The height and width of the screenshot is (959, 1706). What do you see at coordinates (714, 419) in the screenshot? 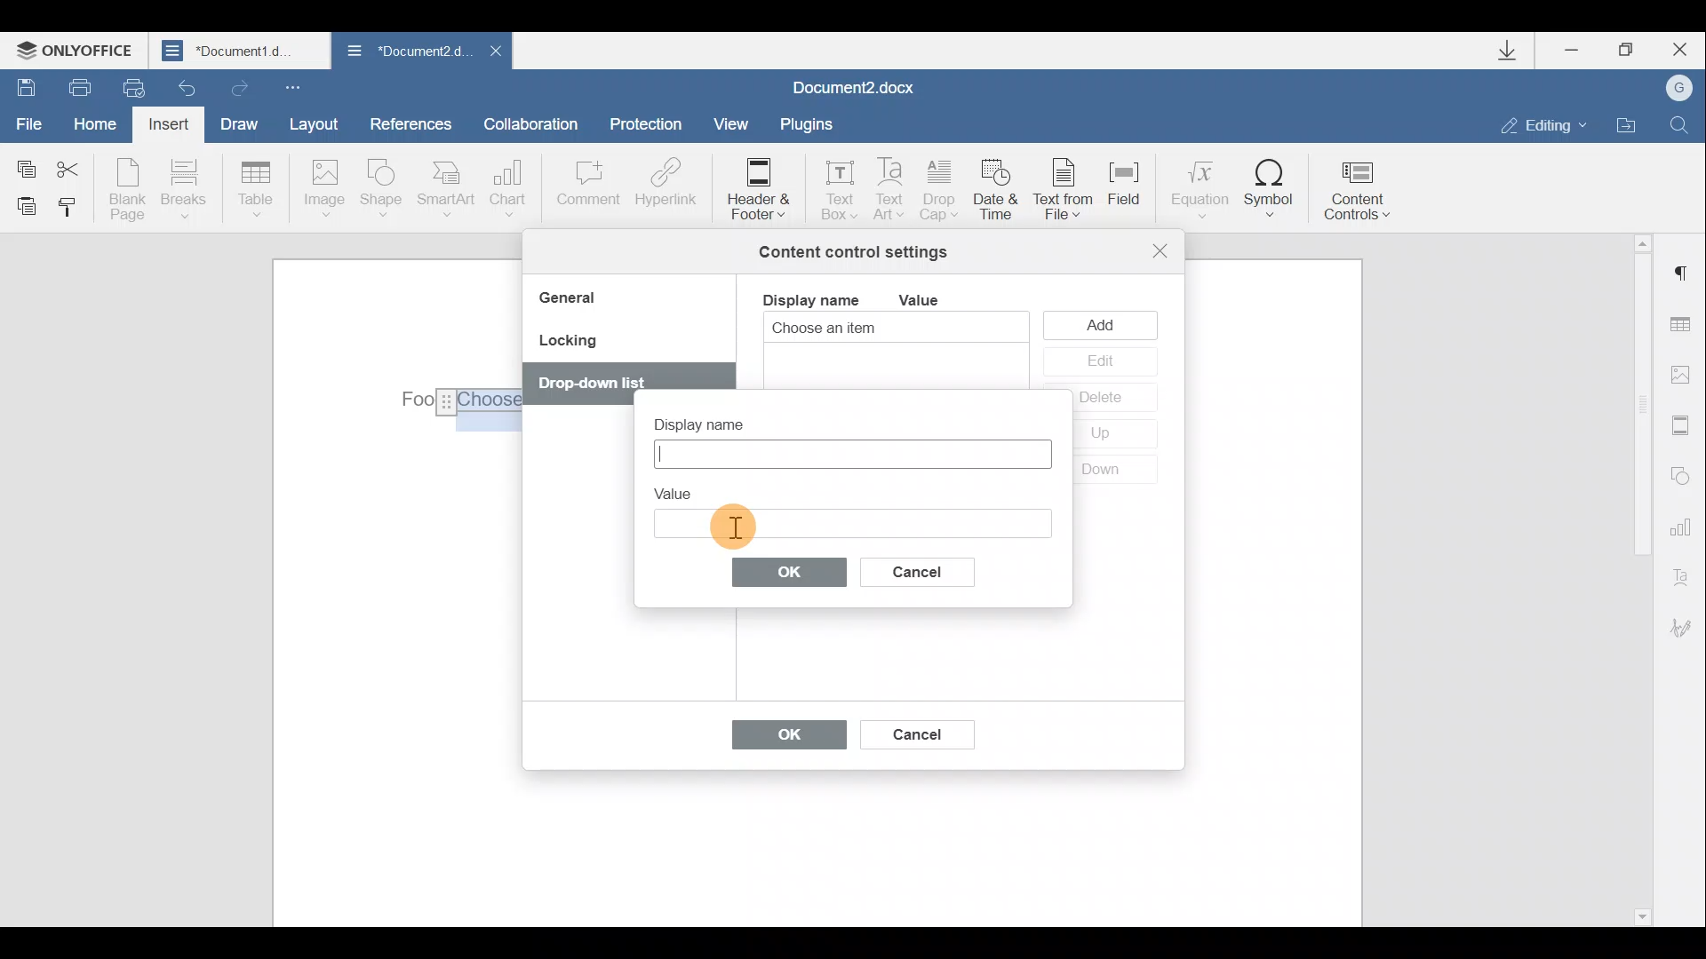
I see `Display name` at bounding box center [714, 419].